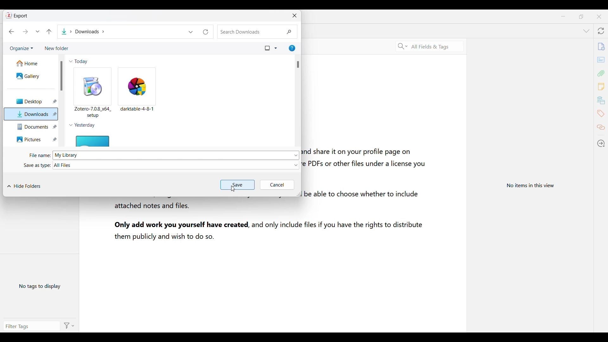 This screenshot has height=342, width=608. What do you see at coordinates (271, 48) in the screenshot?
I see `Files` at bounding box center [271, 48].